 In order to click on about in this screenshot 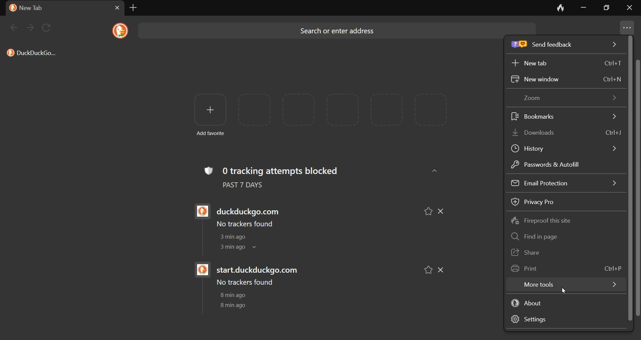, I will do `click(533, 302)`.